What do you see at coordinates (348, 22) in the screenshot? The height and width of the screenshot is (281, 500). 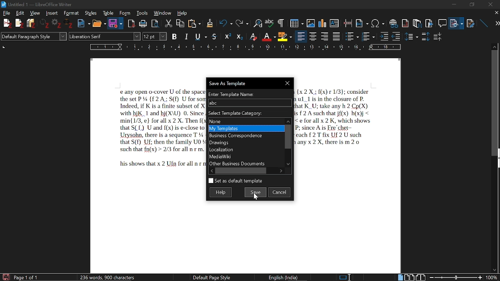 I see `Insert page break` at bounding box center [348, 22].